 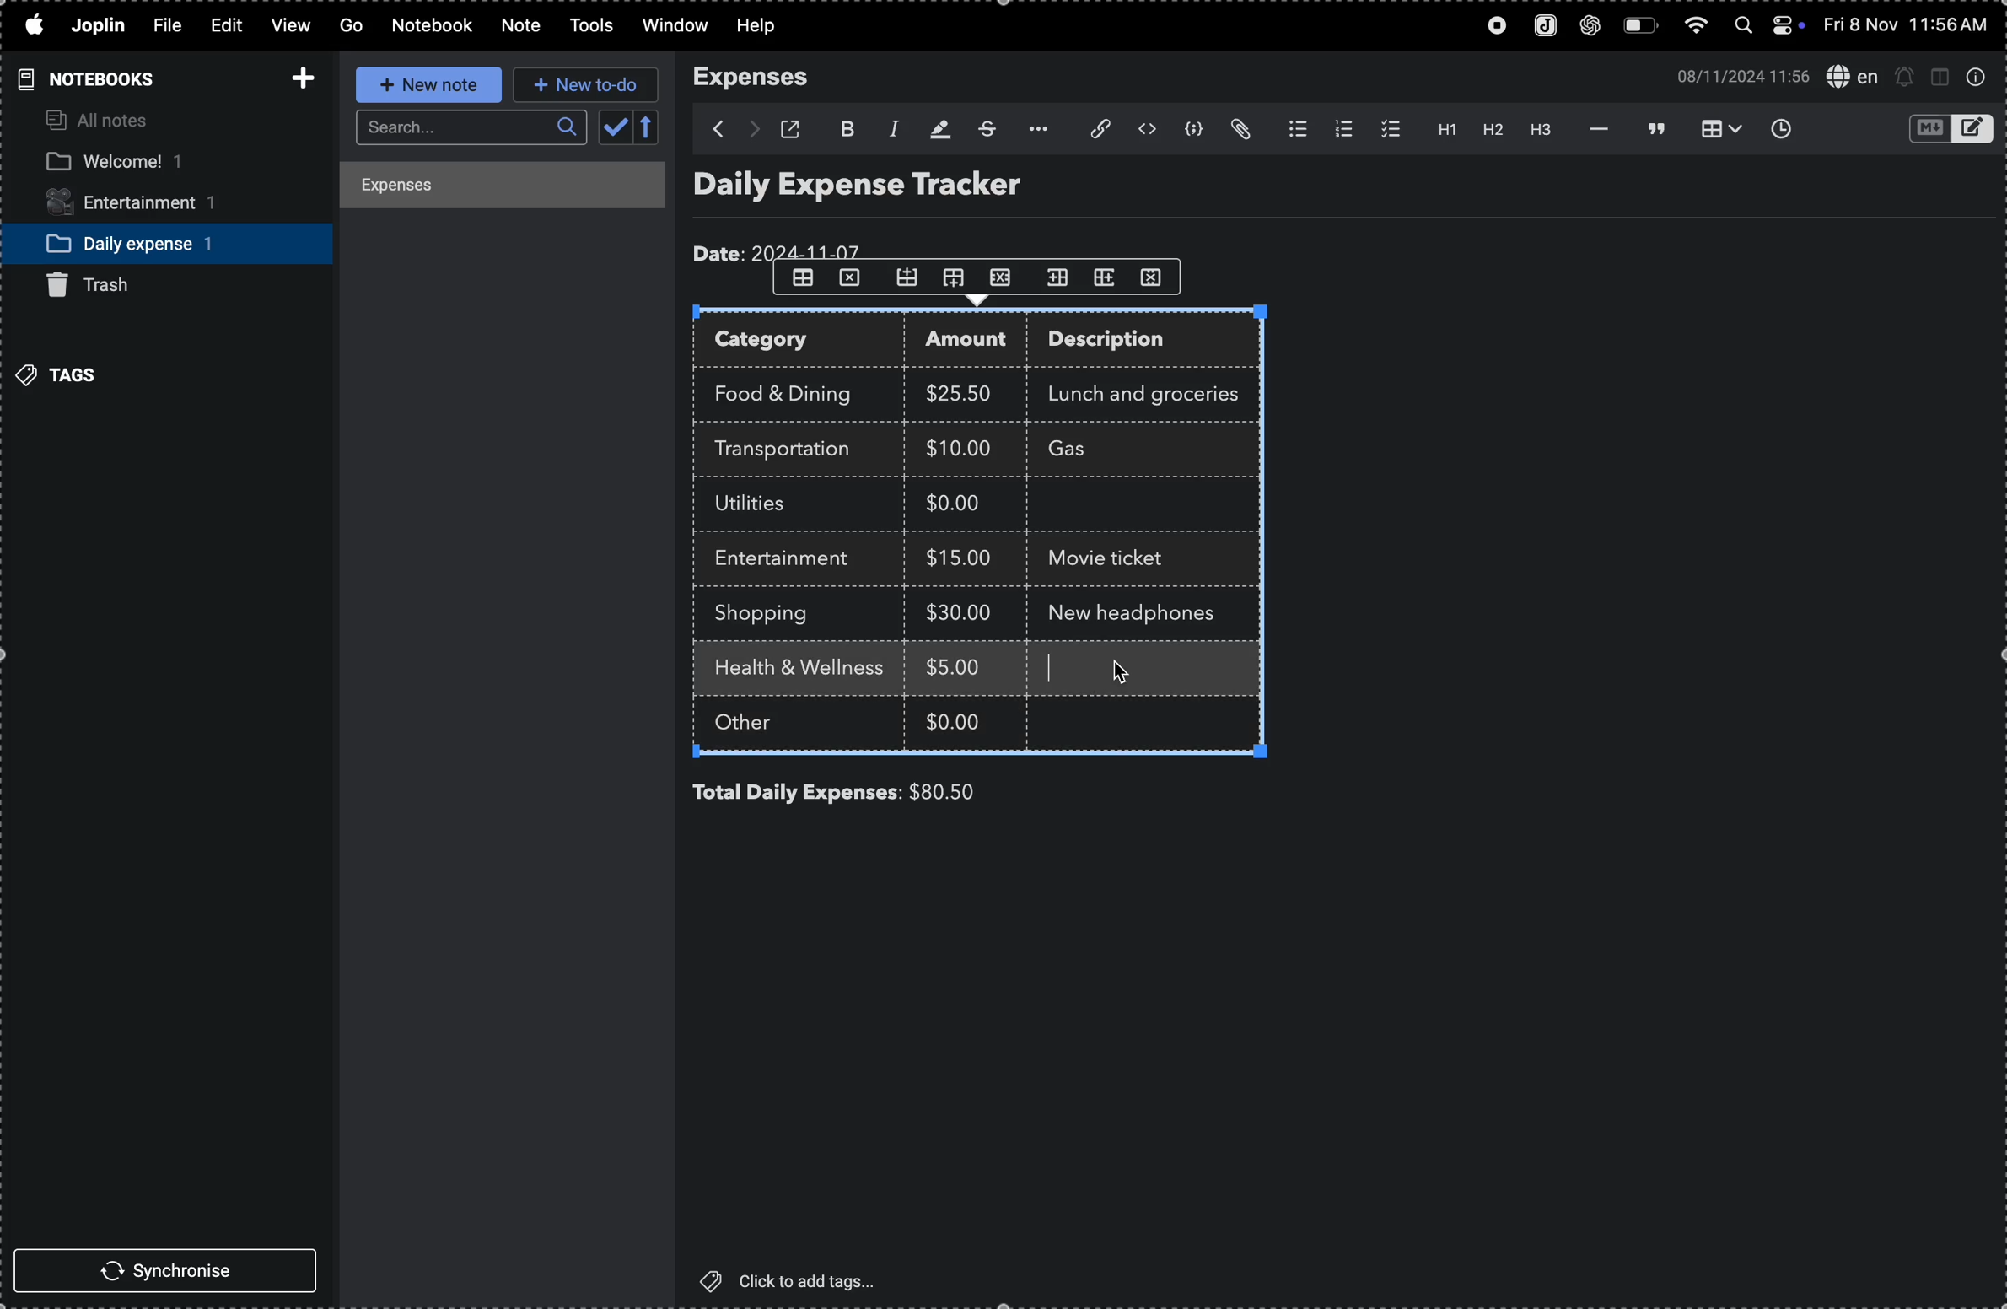 What do you see at coordinates (1098, 450) in the screenshot?
I see `Gas` at bounding box center [1098, 450].